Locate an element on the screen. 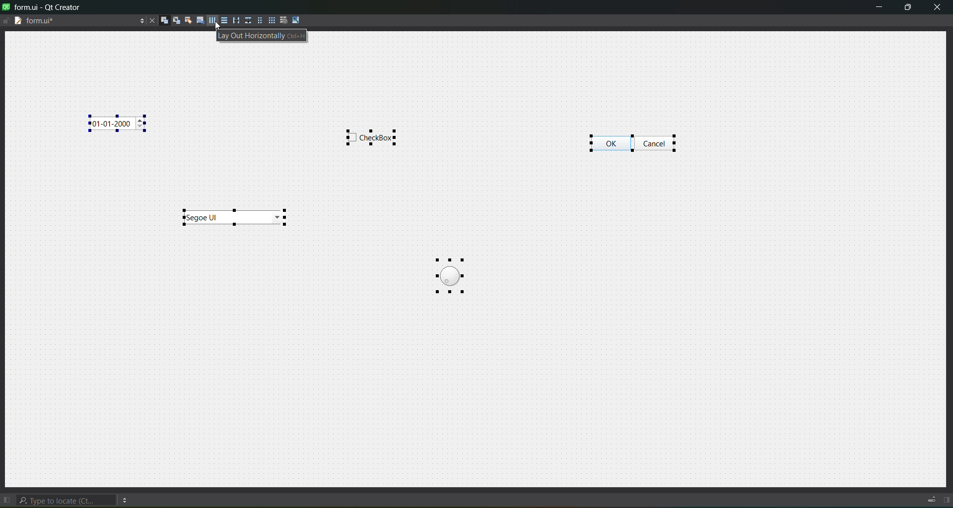 This screenshot has height=508, width=953. buddies is located at coordinates (186, 20).